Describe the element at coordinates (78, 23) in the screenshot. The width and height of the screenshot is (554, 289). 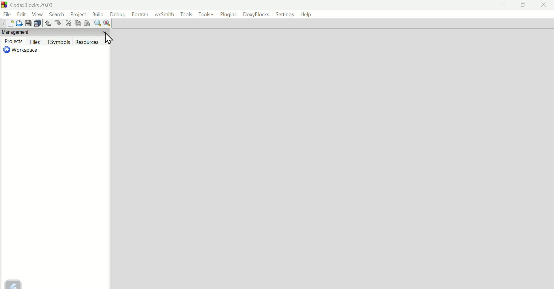
I see `copy` at that location.